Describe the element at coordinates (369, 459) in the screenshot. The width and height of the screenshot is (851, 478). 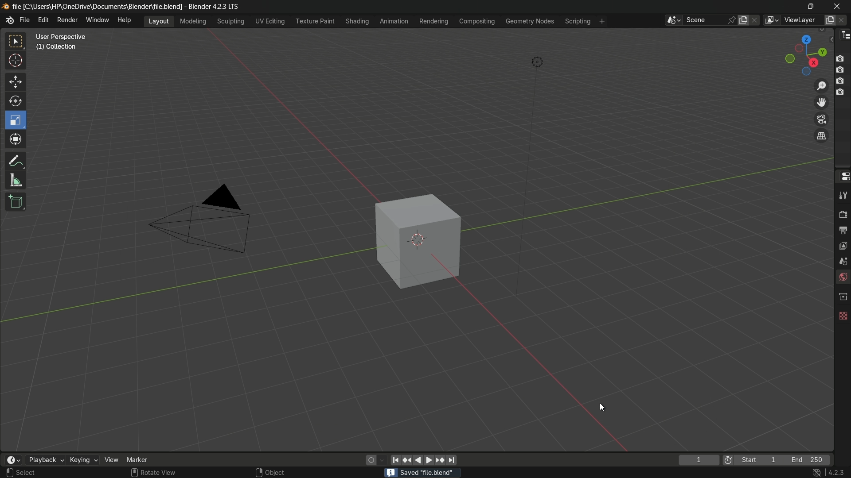
I see `auto keying` at that location.